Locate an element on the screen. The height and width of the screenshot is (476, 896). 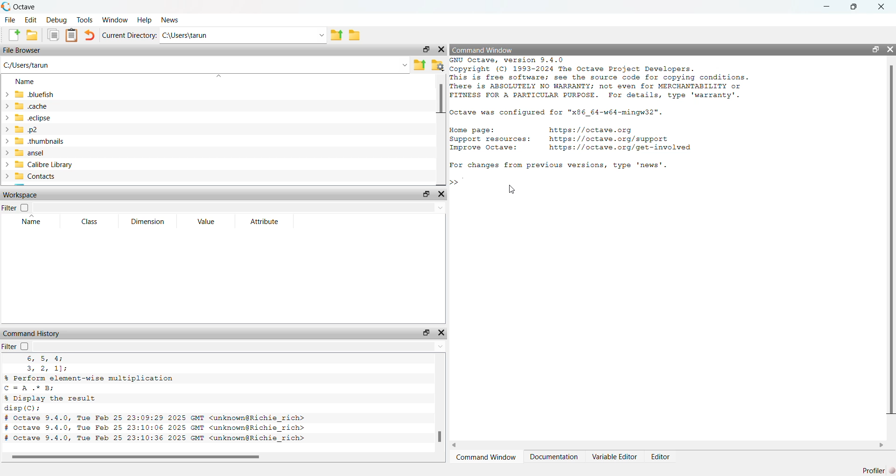
Close is located at coordinates (441, 195).